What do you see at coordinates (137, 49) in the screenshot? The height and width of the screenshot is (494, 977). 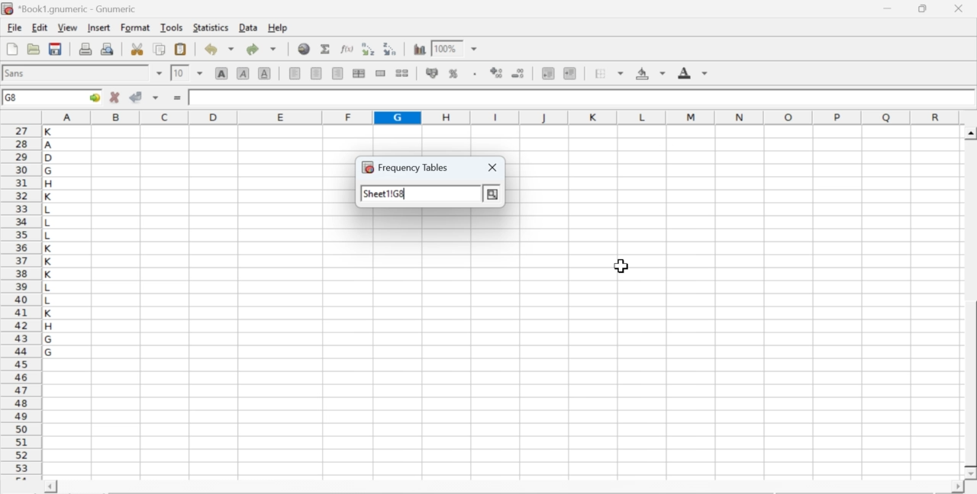 I see `cut` at bounding box center [137, 49].